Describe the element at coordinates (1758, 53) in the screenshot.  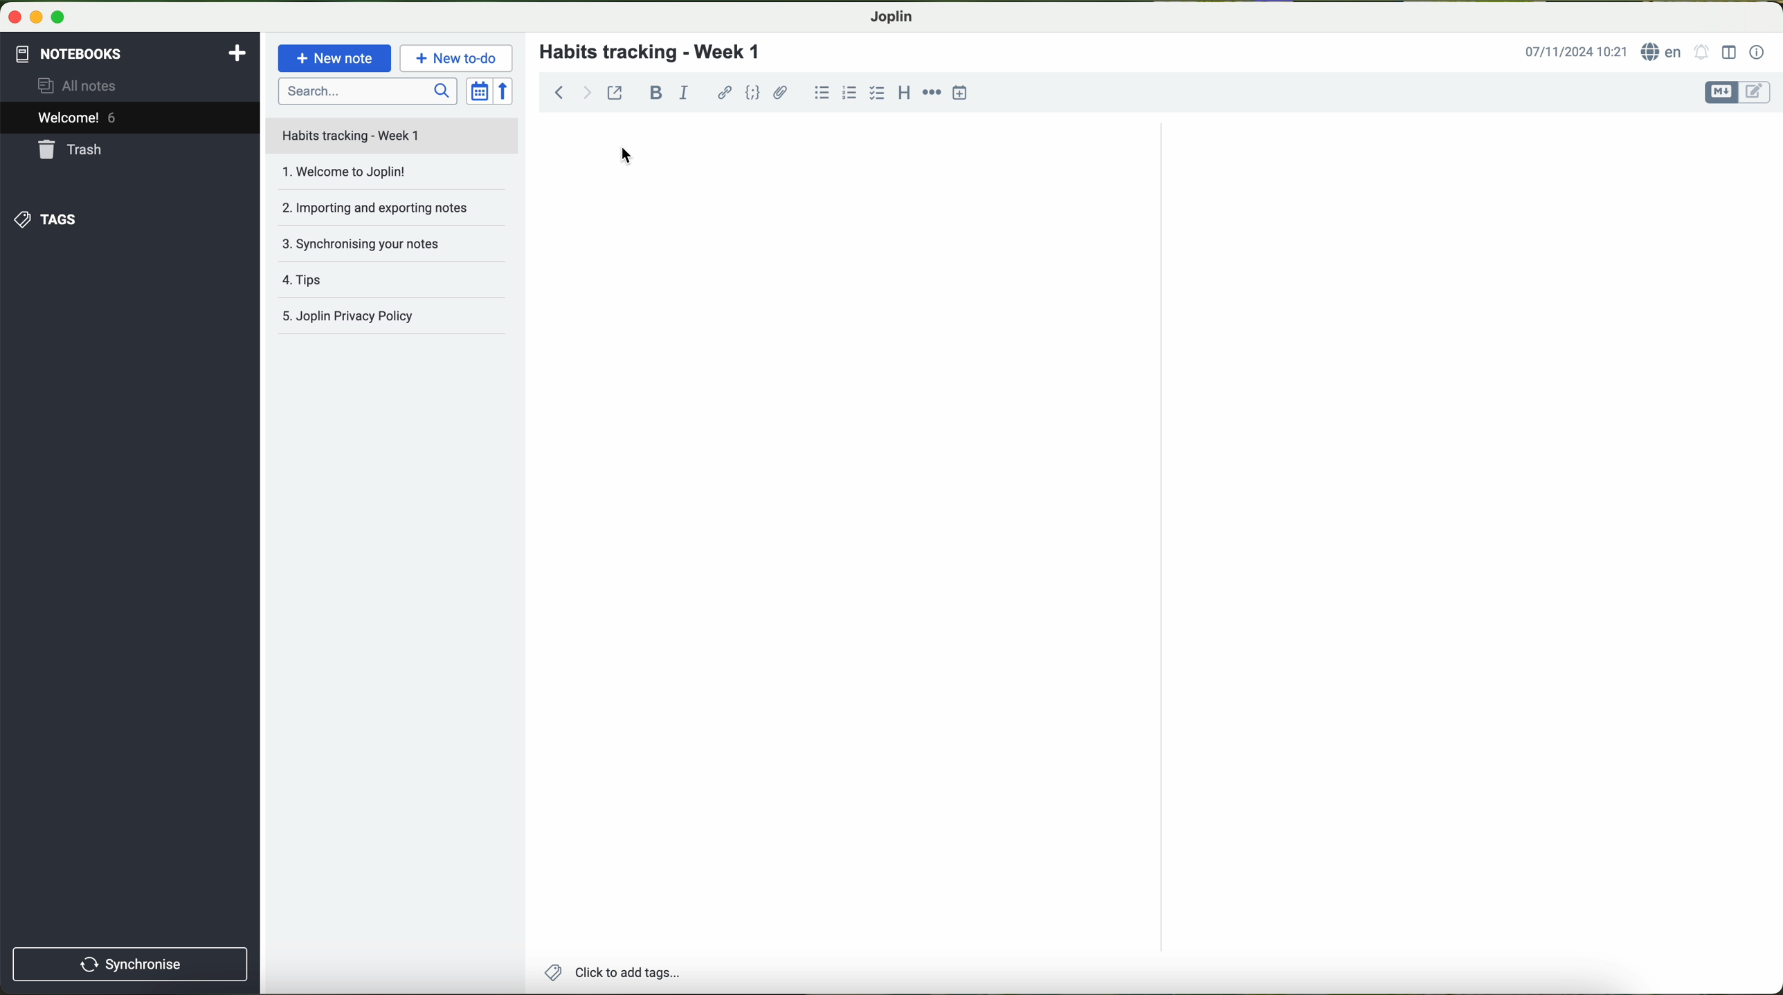
I see `note properties` at that location.